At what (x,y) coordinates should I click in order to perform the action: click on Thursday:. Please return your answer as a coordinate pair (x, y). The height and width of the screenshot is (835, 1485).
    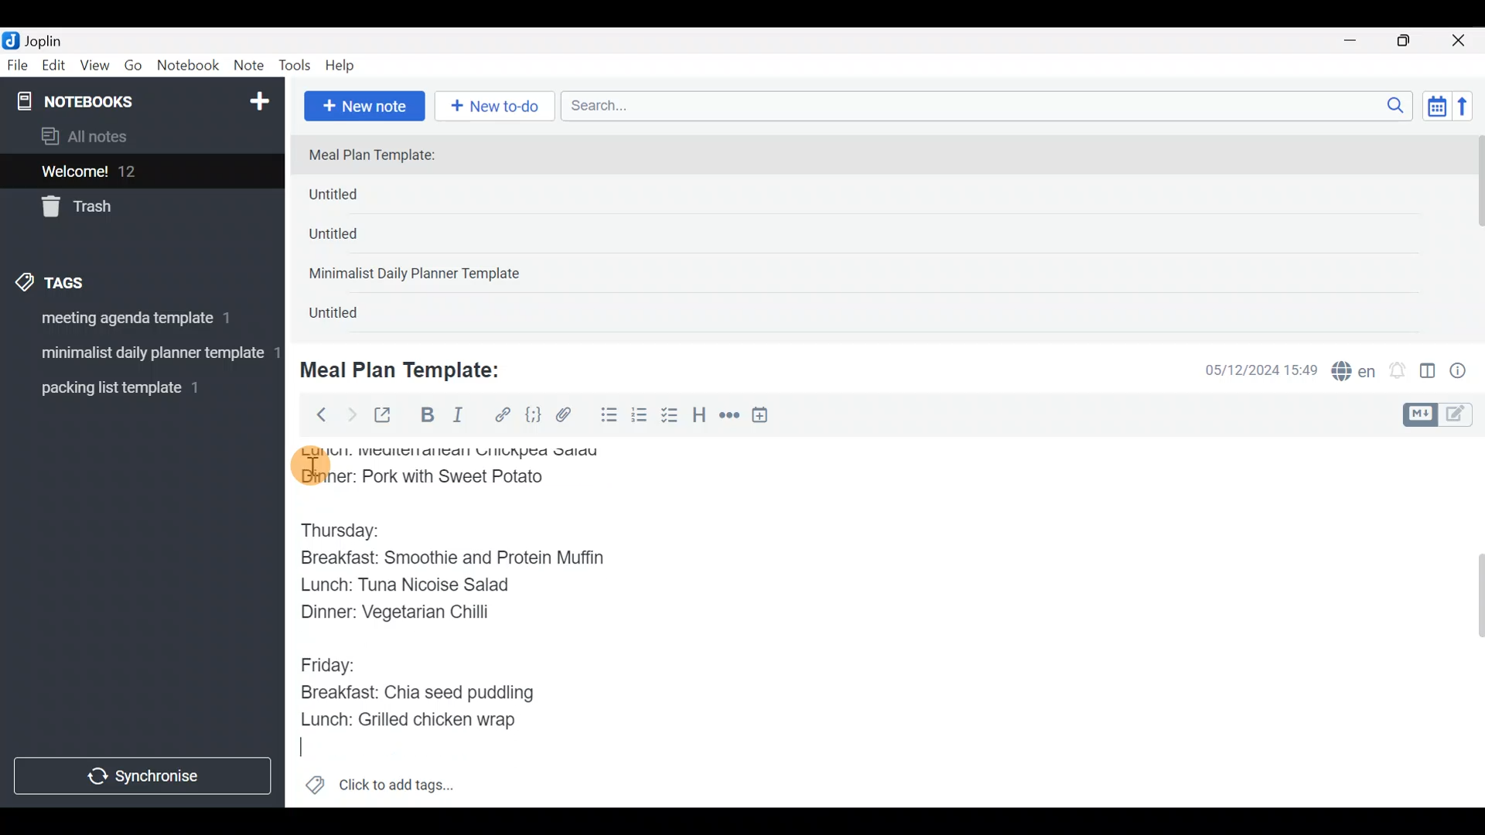
    Looking at the image, I should click on (351, 531).